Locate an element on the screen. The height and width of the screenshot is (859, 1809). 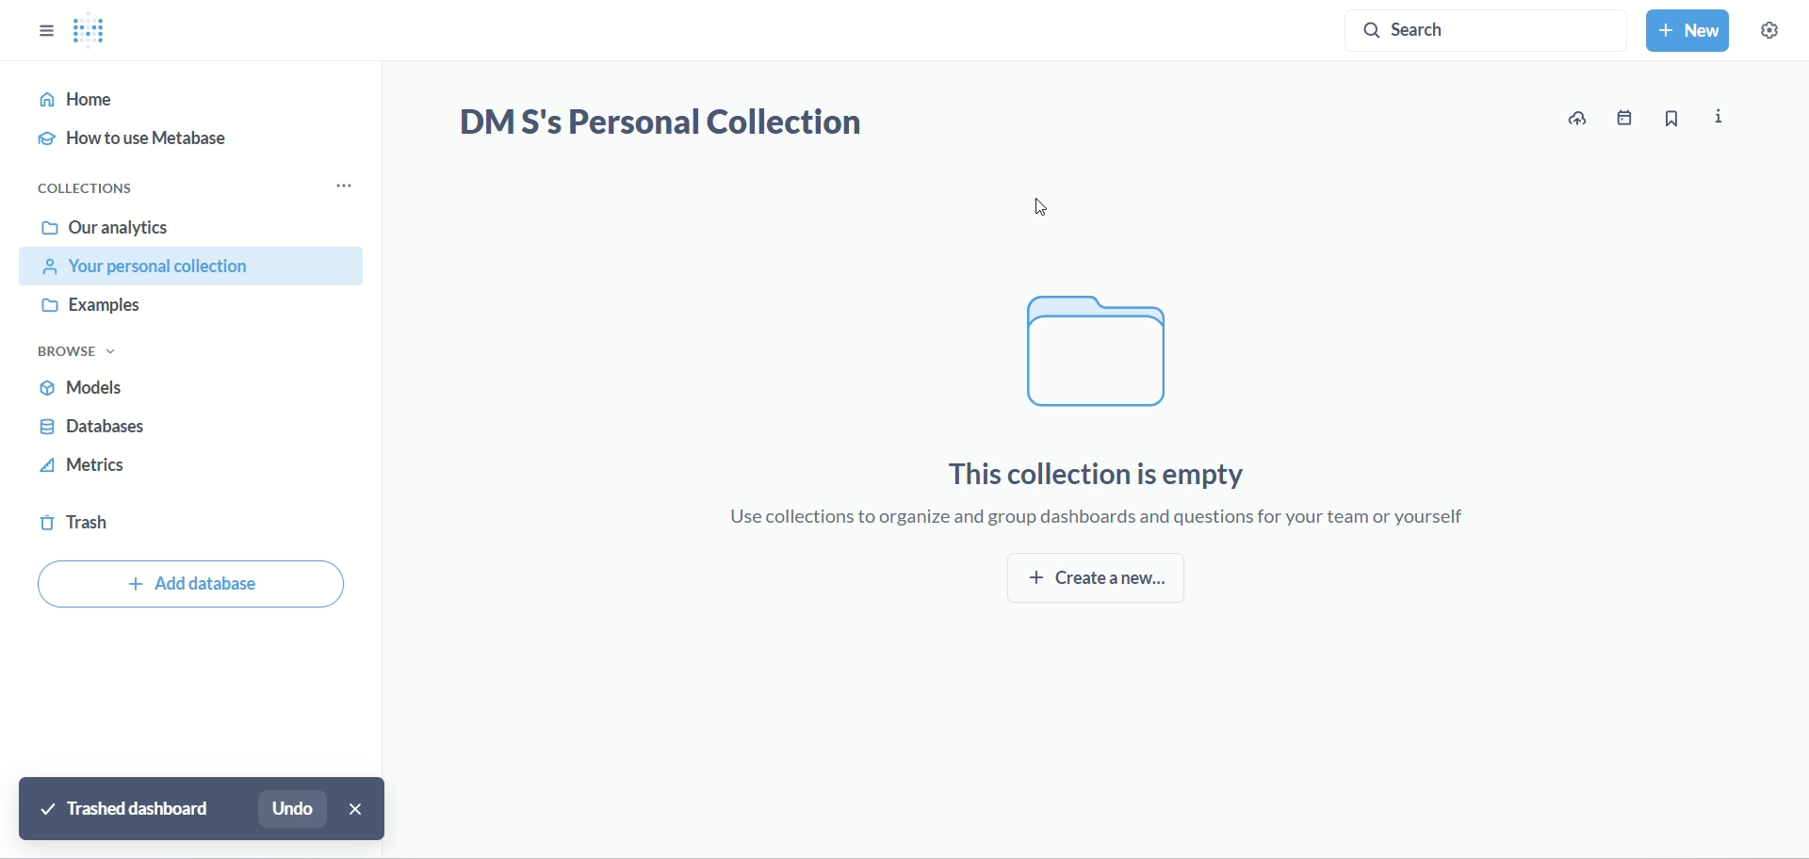
how to use metabase is located at coordinates (140, 141).